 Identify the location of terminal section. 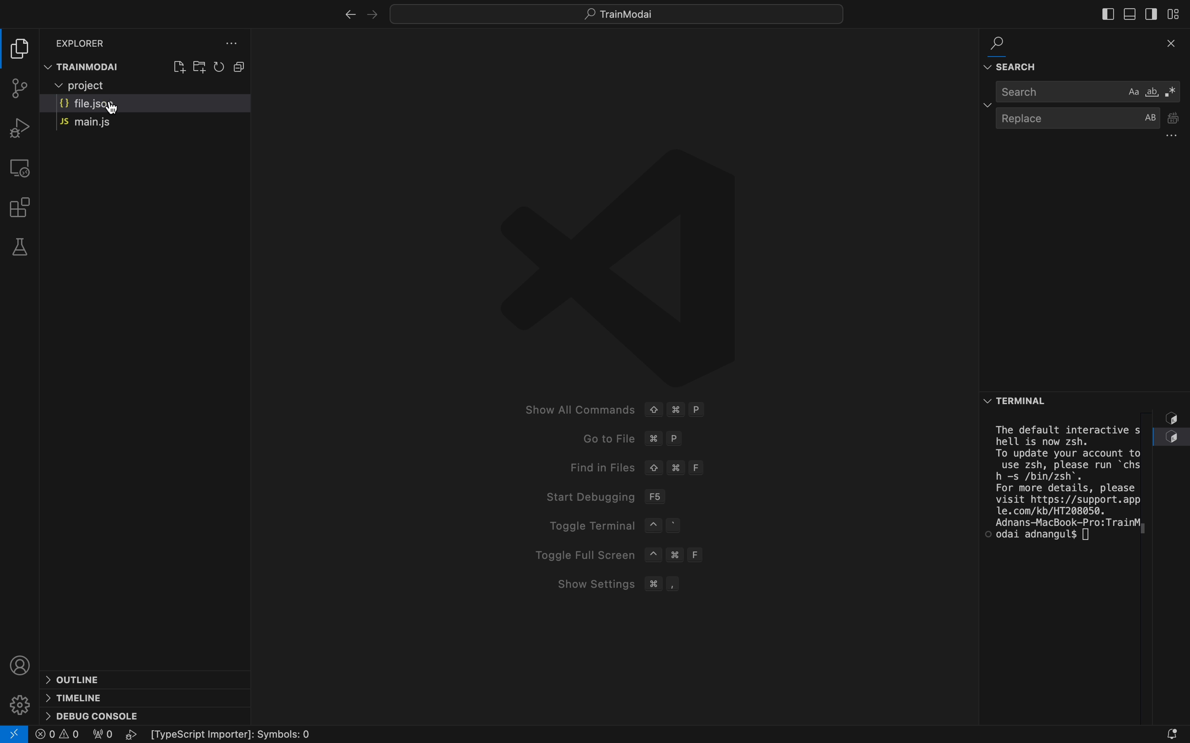
(1070, 569).